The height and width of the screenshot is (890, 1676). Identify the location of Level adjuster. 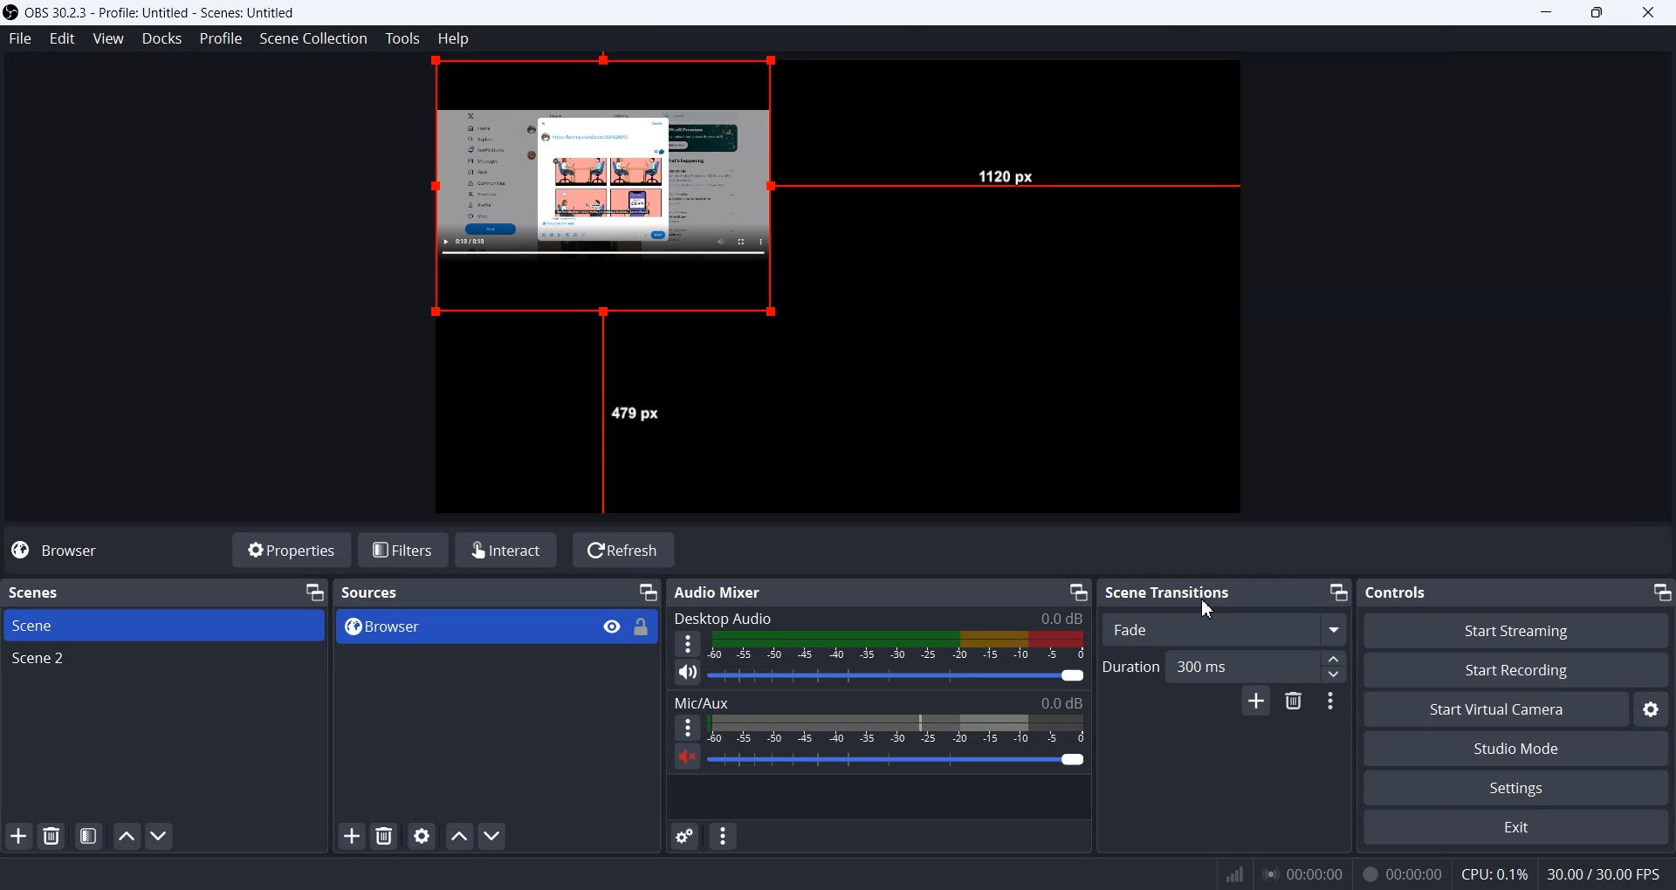
(1335, 667).